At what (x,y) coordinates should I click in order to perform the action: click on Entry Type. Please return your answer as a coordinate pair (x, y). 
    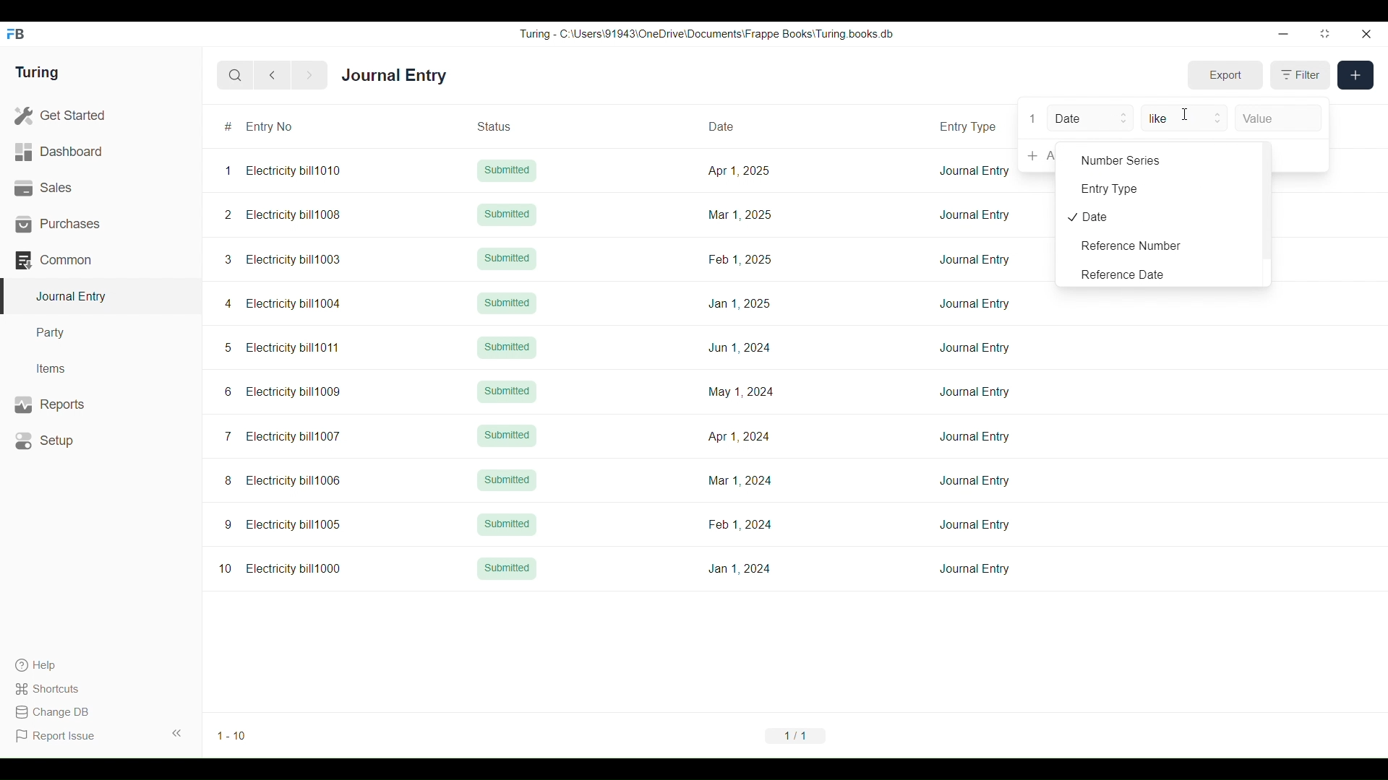
    Looking at the image, I should click on (1160, 188).